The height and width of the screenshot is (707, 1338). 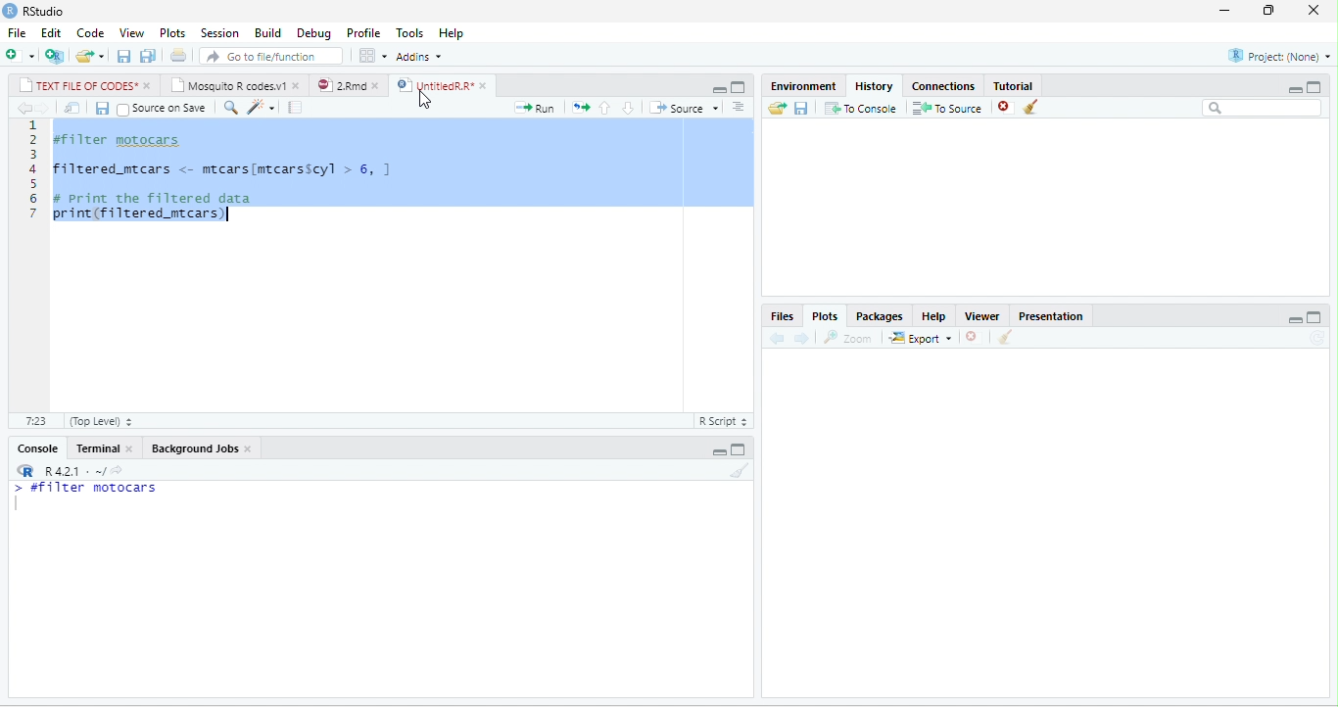 I want to click on > #filter motocars, so click(x=97, y=490).